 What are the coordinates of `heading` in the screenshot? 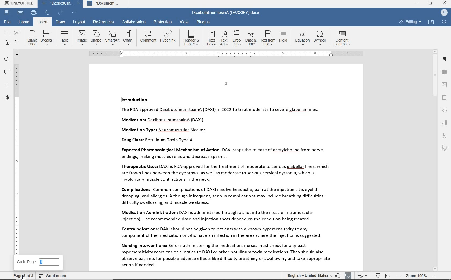 It's located at (7, 85).